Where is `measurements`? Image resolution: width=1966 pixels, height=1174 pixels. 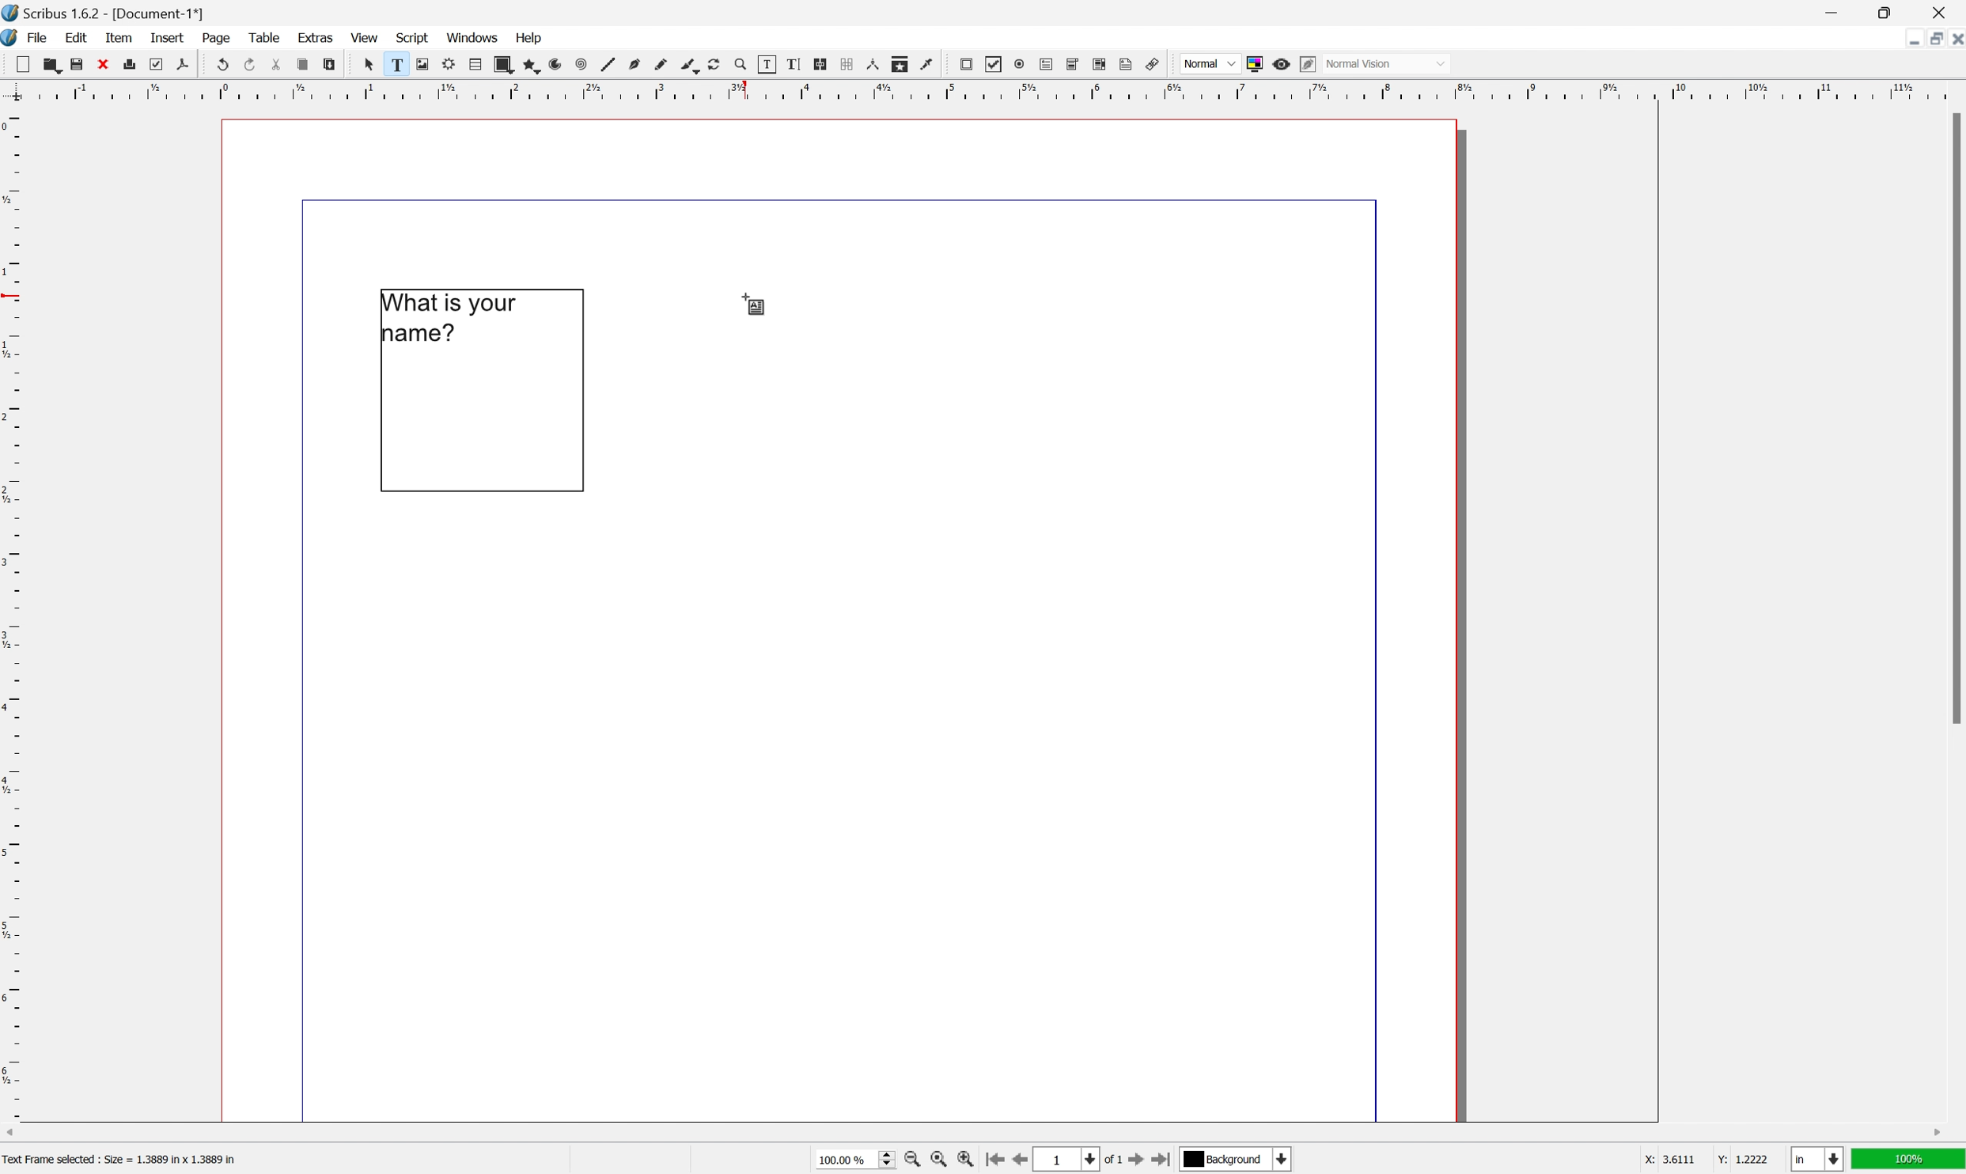
measurements is located at coordinates (873, 64).